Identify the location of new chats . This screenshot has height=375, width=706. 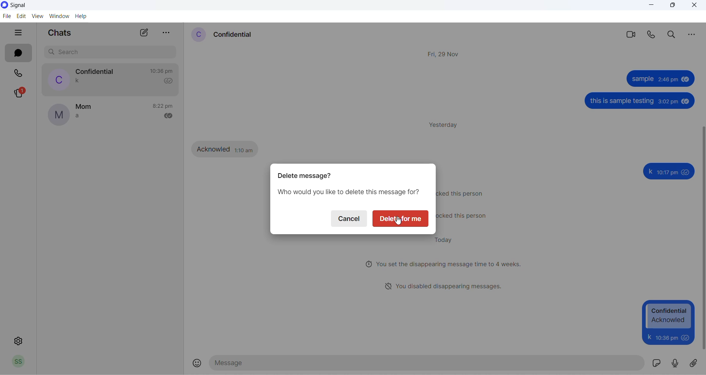
(144, 33).